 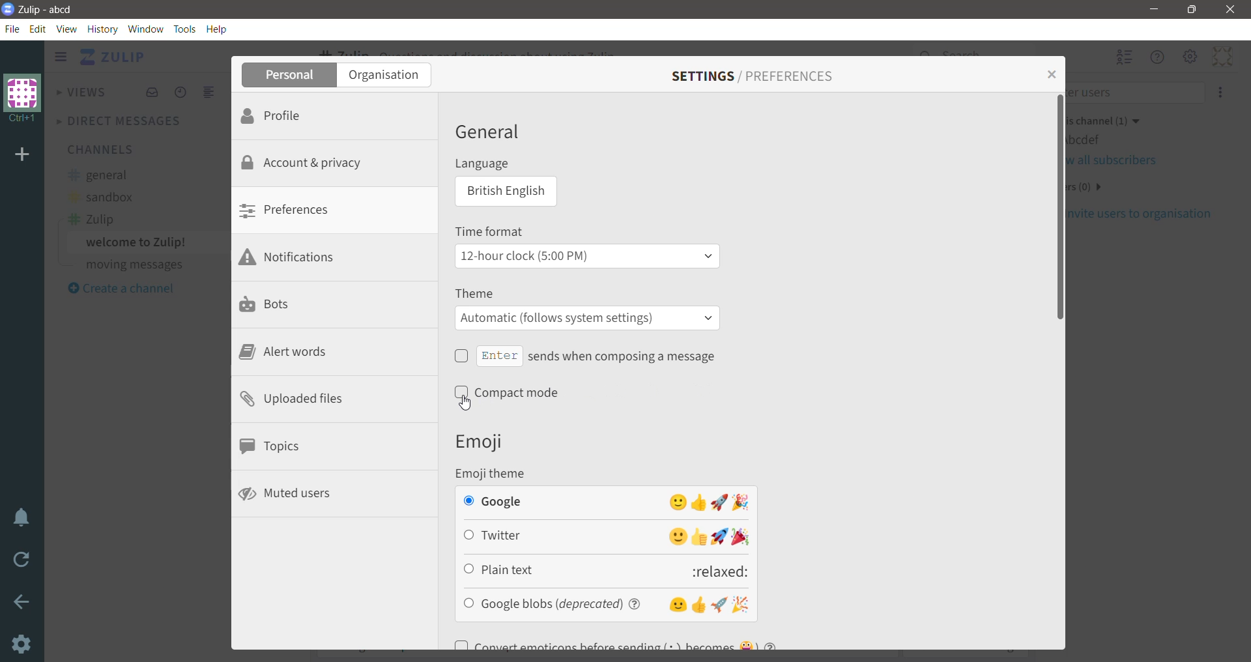 What do you see at coordinates (99, 149) in the screenshot?
I see `Channels` at bounding box center [99, 149].